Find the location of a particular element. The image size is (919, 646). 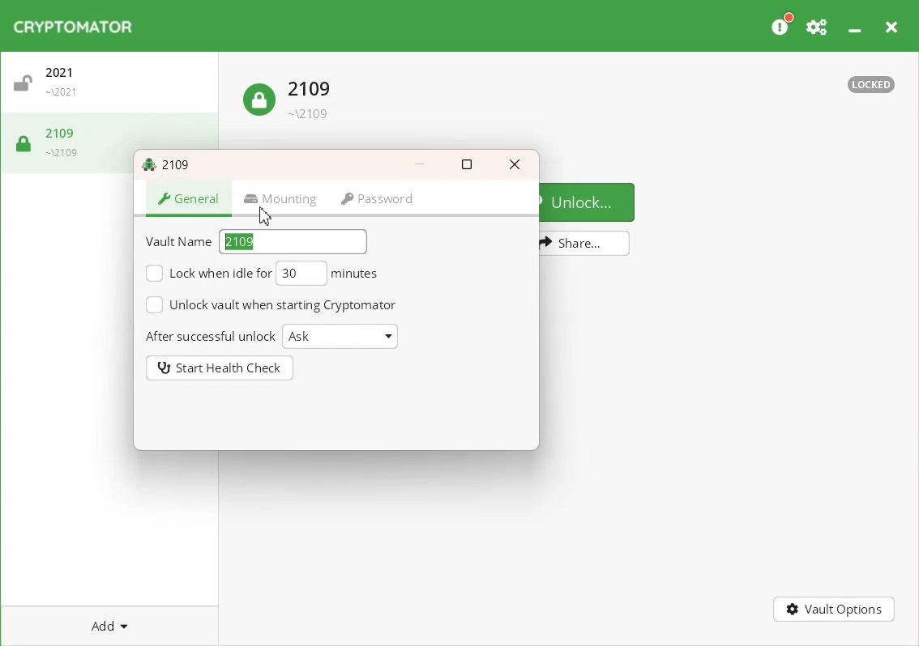

Please Consider donating is located at coordinates (782, 25).